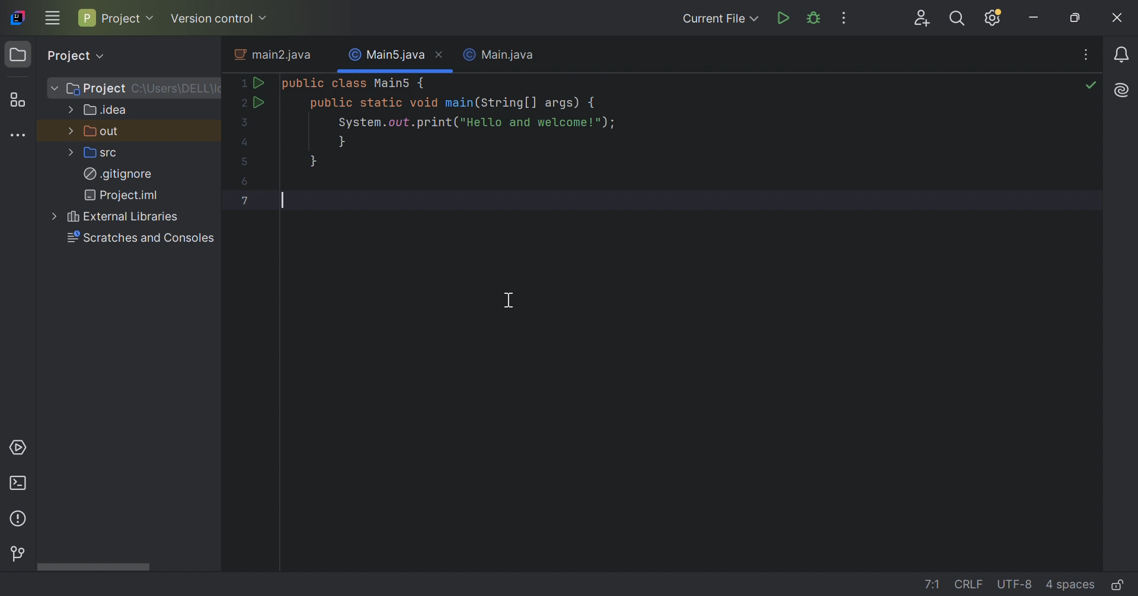  I want to click on 2, so click(241, 104).